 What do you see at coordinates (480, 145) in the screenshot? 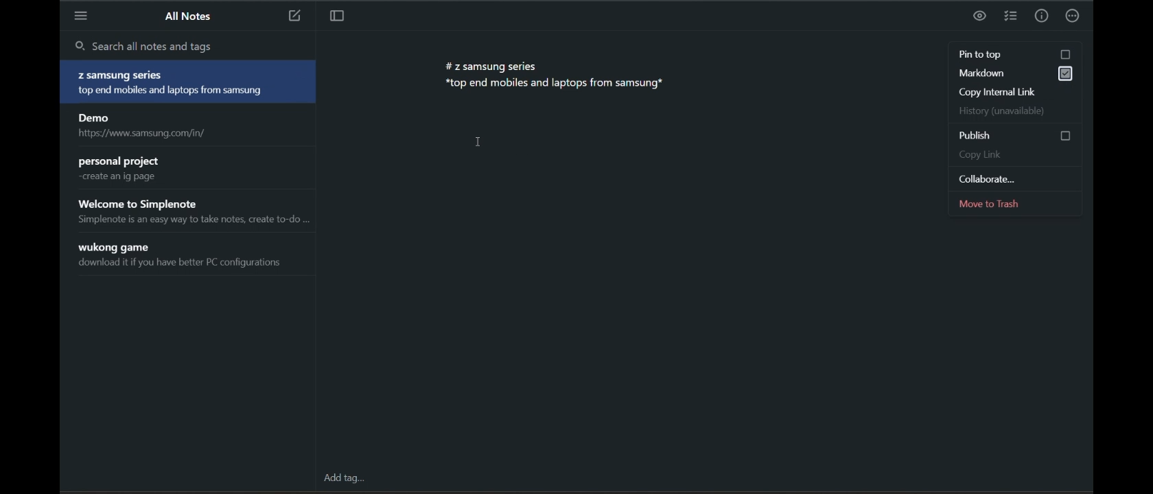
I see `cursor` at bounding box center [480, 145].